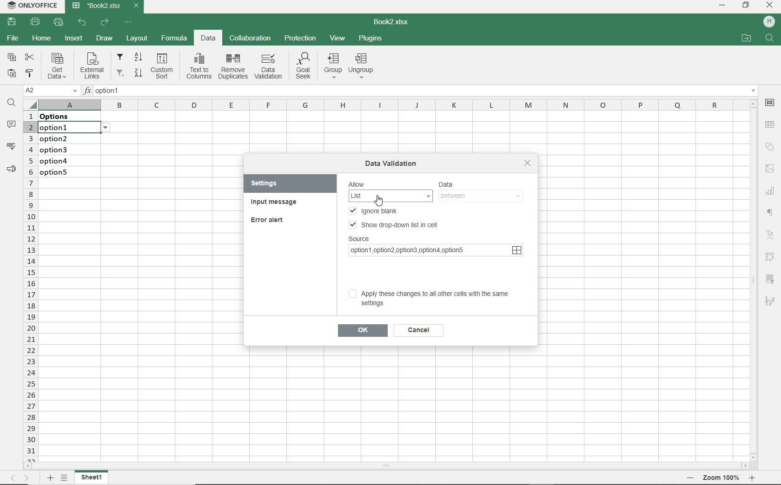 This screenshot has height=485, width=781. What do you see at coordinates (59, 22) in the screenshot?
I see `QUICK PRINT` at bounding box center [59, 22].